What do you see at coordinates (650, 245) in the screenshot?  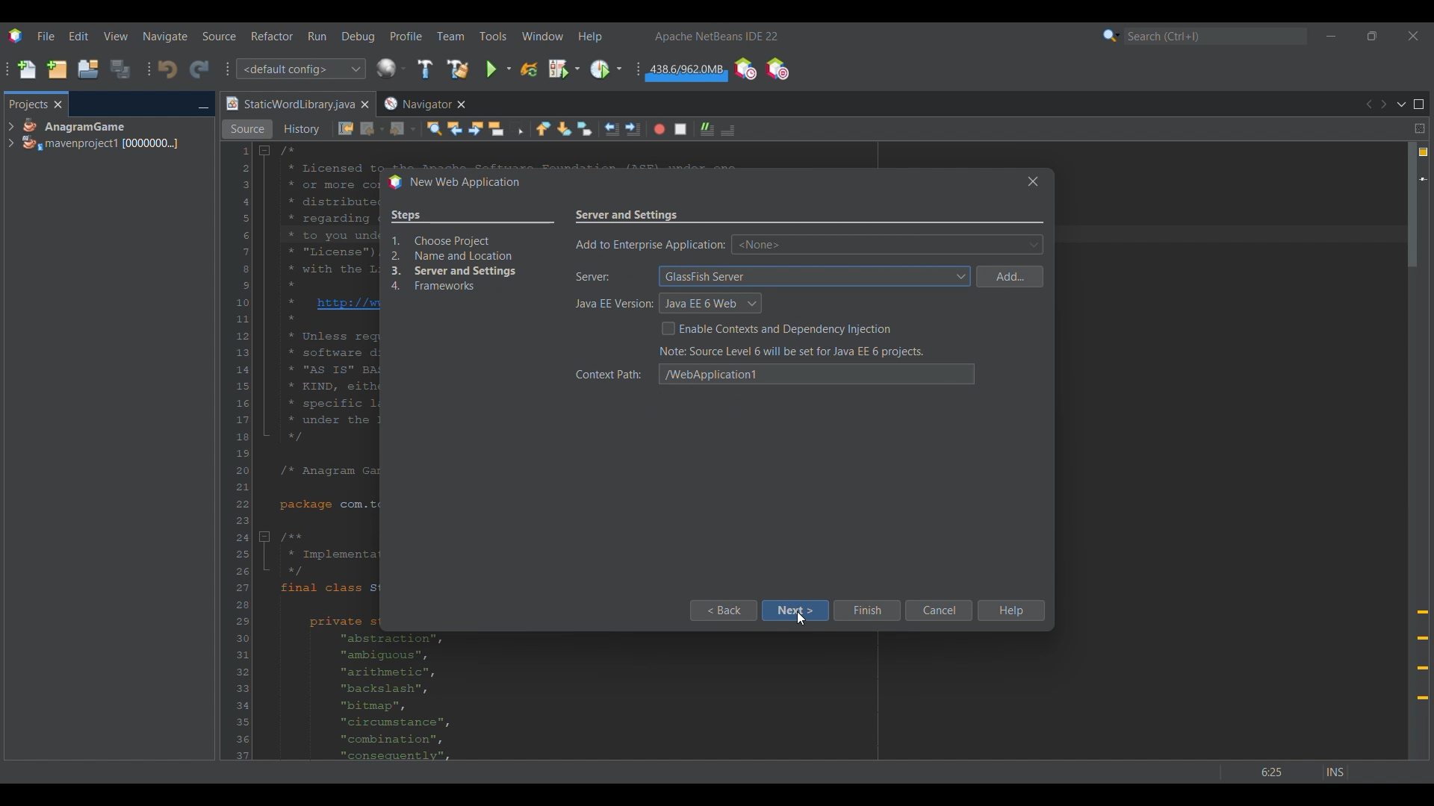 I see `Indicates enterprise application options` at bounding box center [650, 245].